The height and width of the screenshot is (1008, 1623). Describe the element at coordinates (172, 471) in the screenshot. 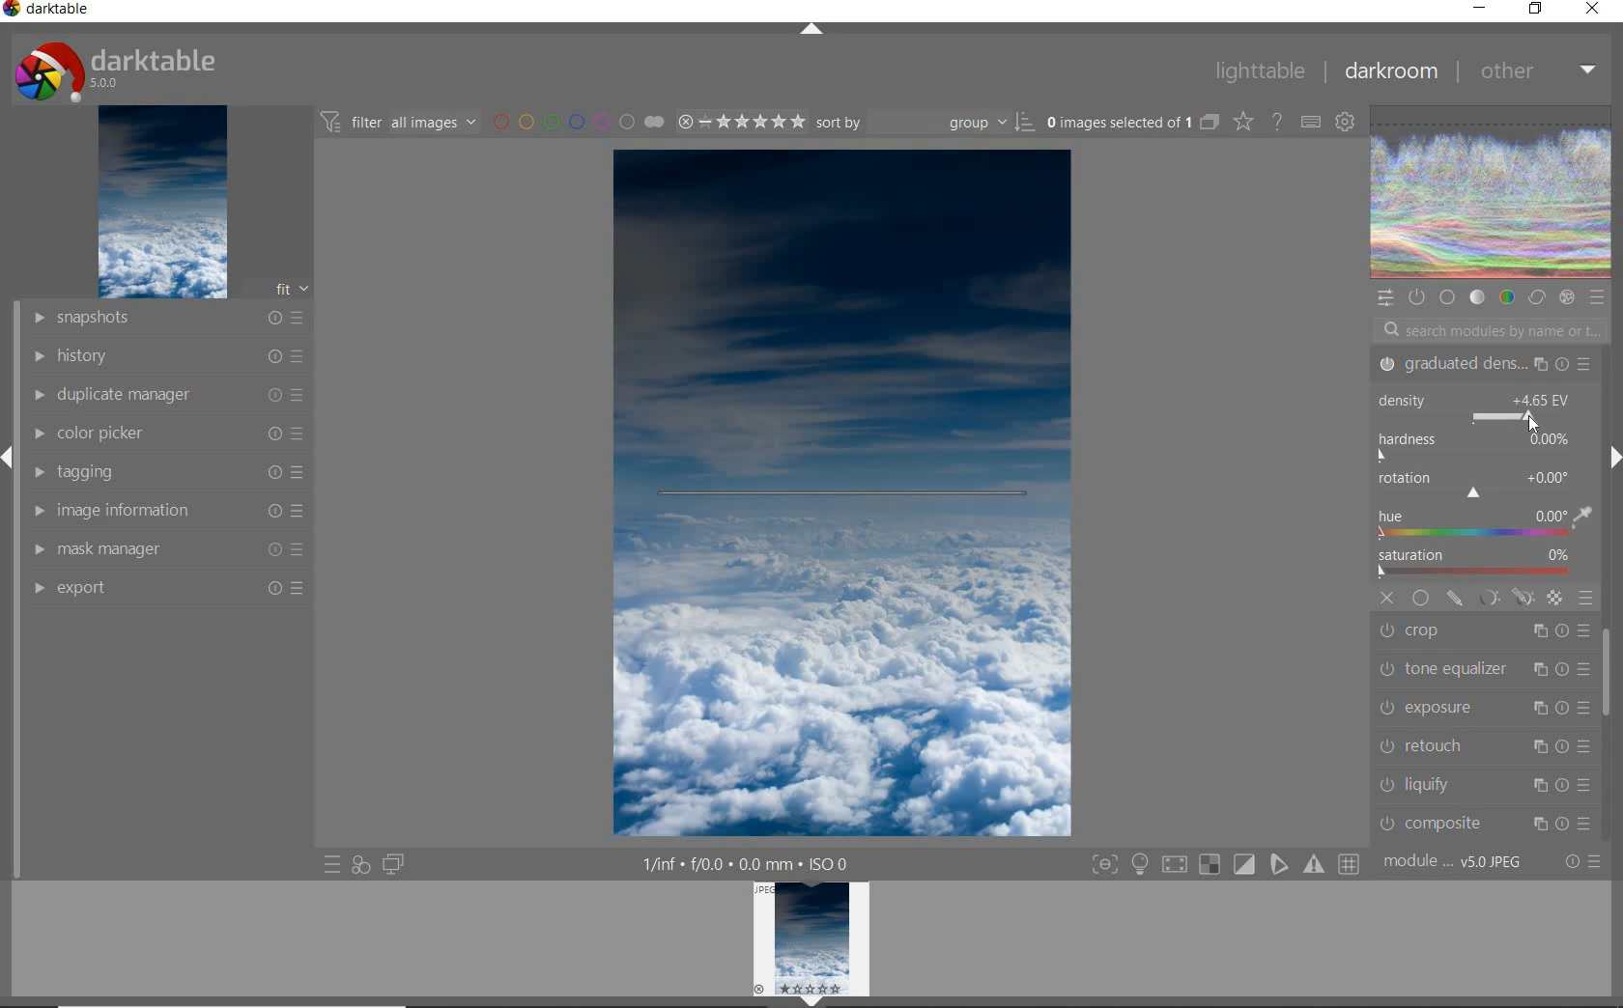

I see `TAGGING` at that location.